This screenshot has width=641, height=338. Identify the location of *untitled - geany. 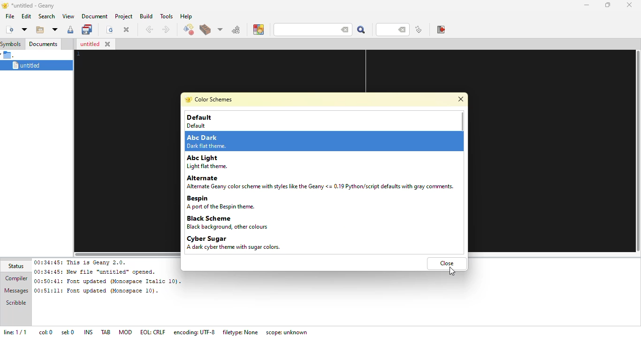
(38, 6).